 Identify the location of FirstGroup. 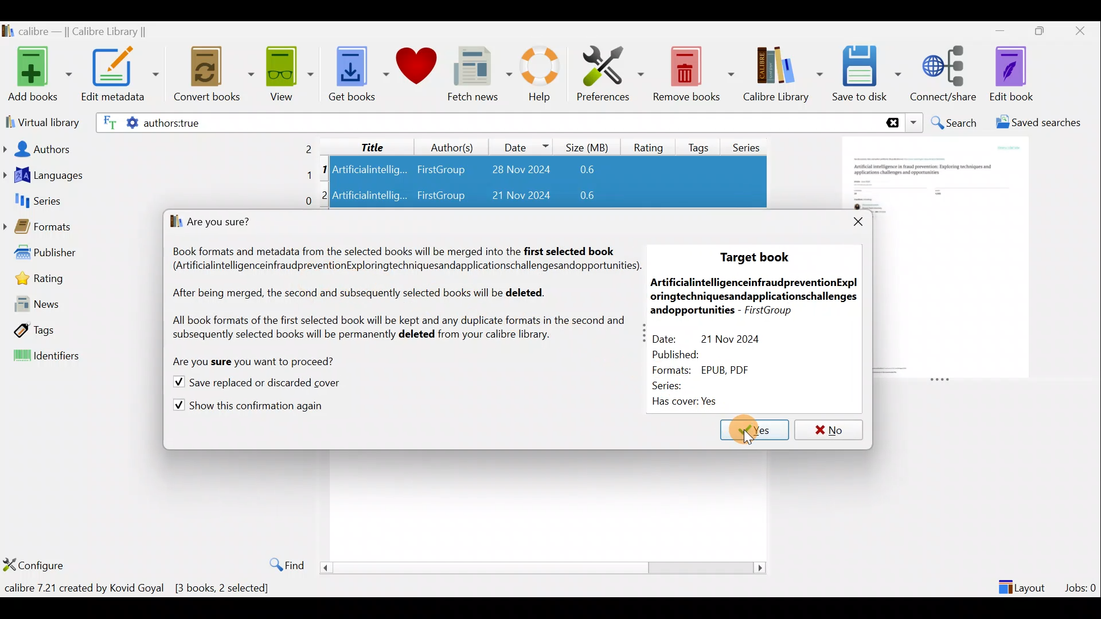
(440, 197).